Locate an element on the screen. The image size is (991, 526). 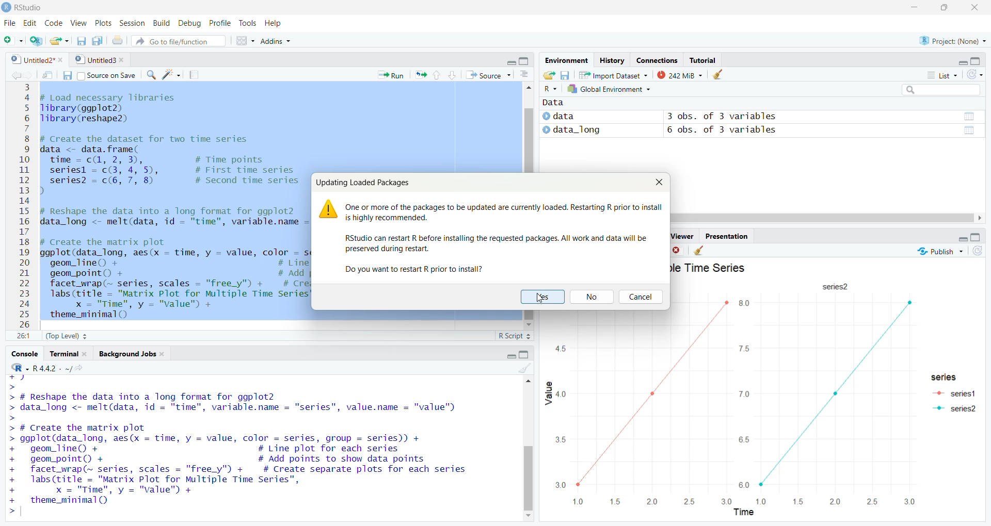
cleaner is located at coordinates (723, 74).